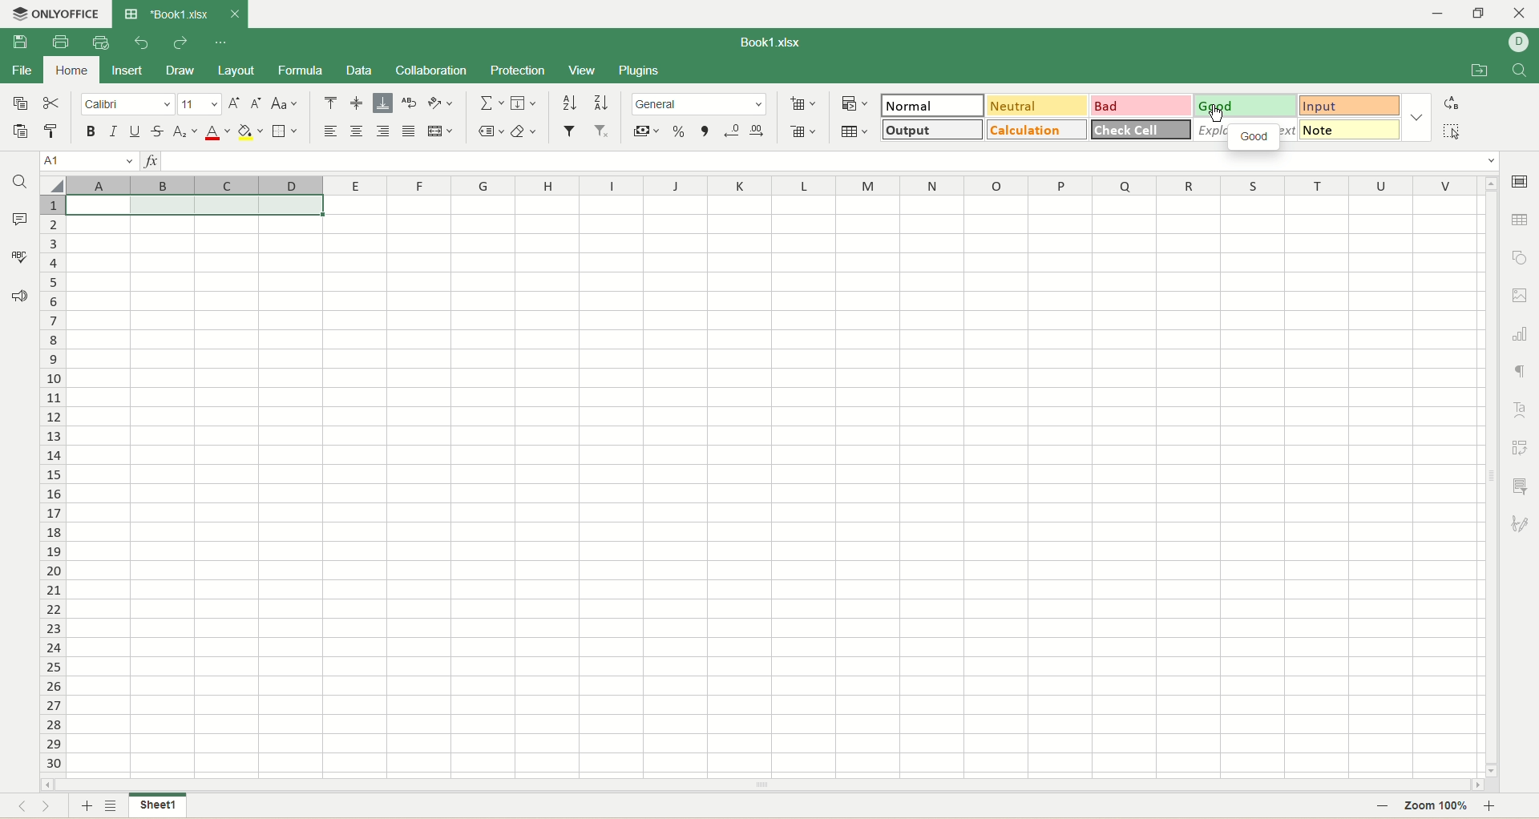 The width and height of the screenshot is (1539, 819). Describe the element at coordinates (357, 133) in the screenshot. I see `align center` at that location.